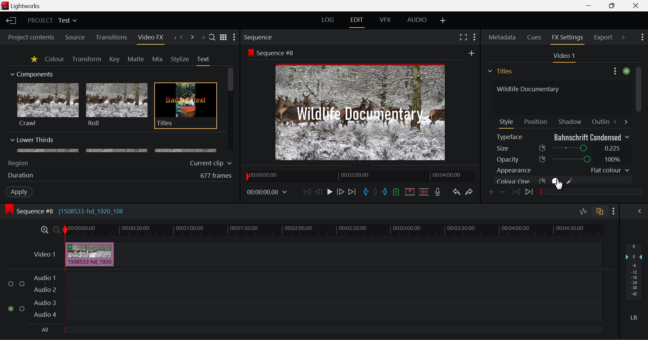 The image size is (648, 340). Describe the element at coordinates (360, 175) in the screenshot. I see `Project Timeline Navigator` at that location.